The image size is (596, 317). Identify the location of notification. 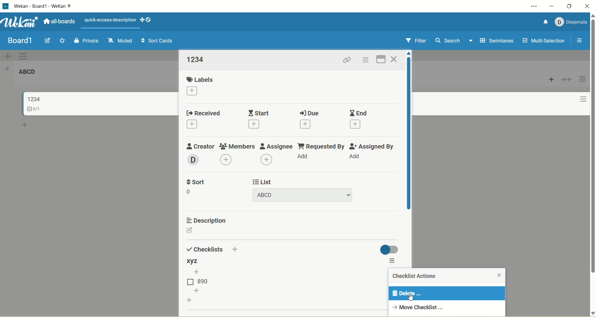
(541, 23).